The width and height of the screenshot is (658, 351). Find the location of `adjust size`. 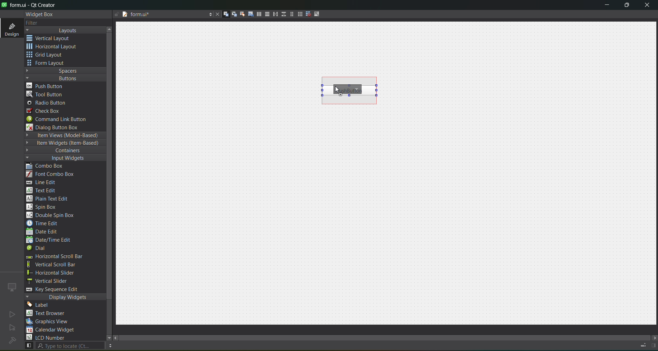

adjust size is located at coordinates (318, 14).